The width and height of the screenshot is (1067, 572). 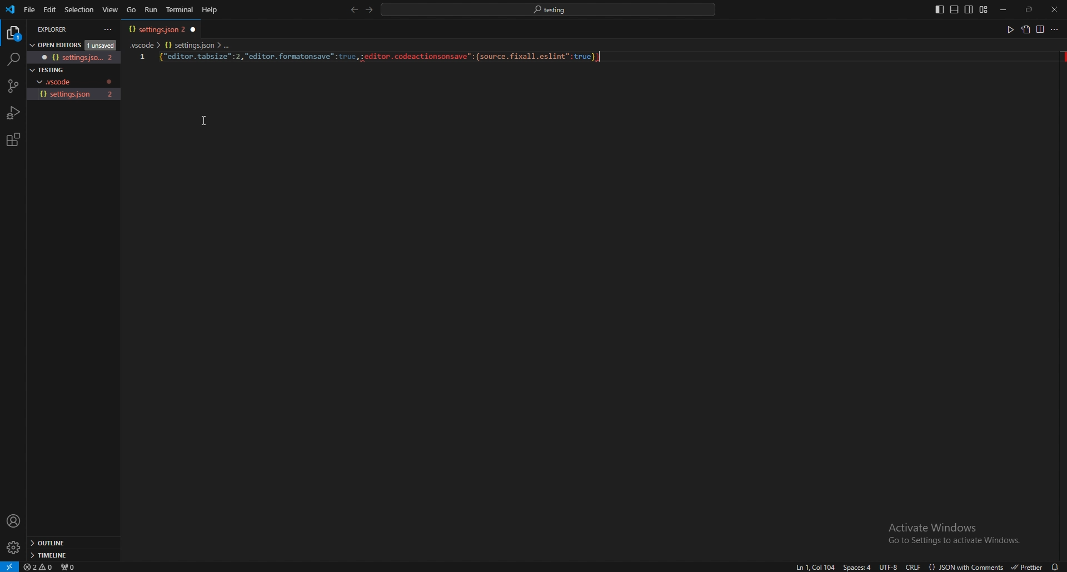 I want to click on split editor, so click(x=1039, y=30).